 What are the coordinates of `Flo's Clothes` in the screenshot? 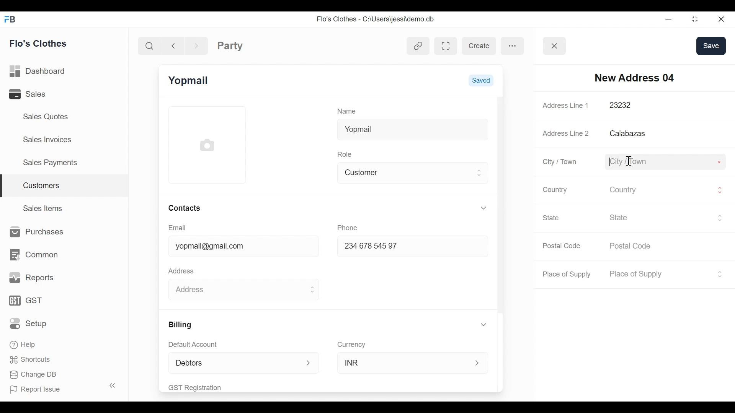 It's located at (39, 43).